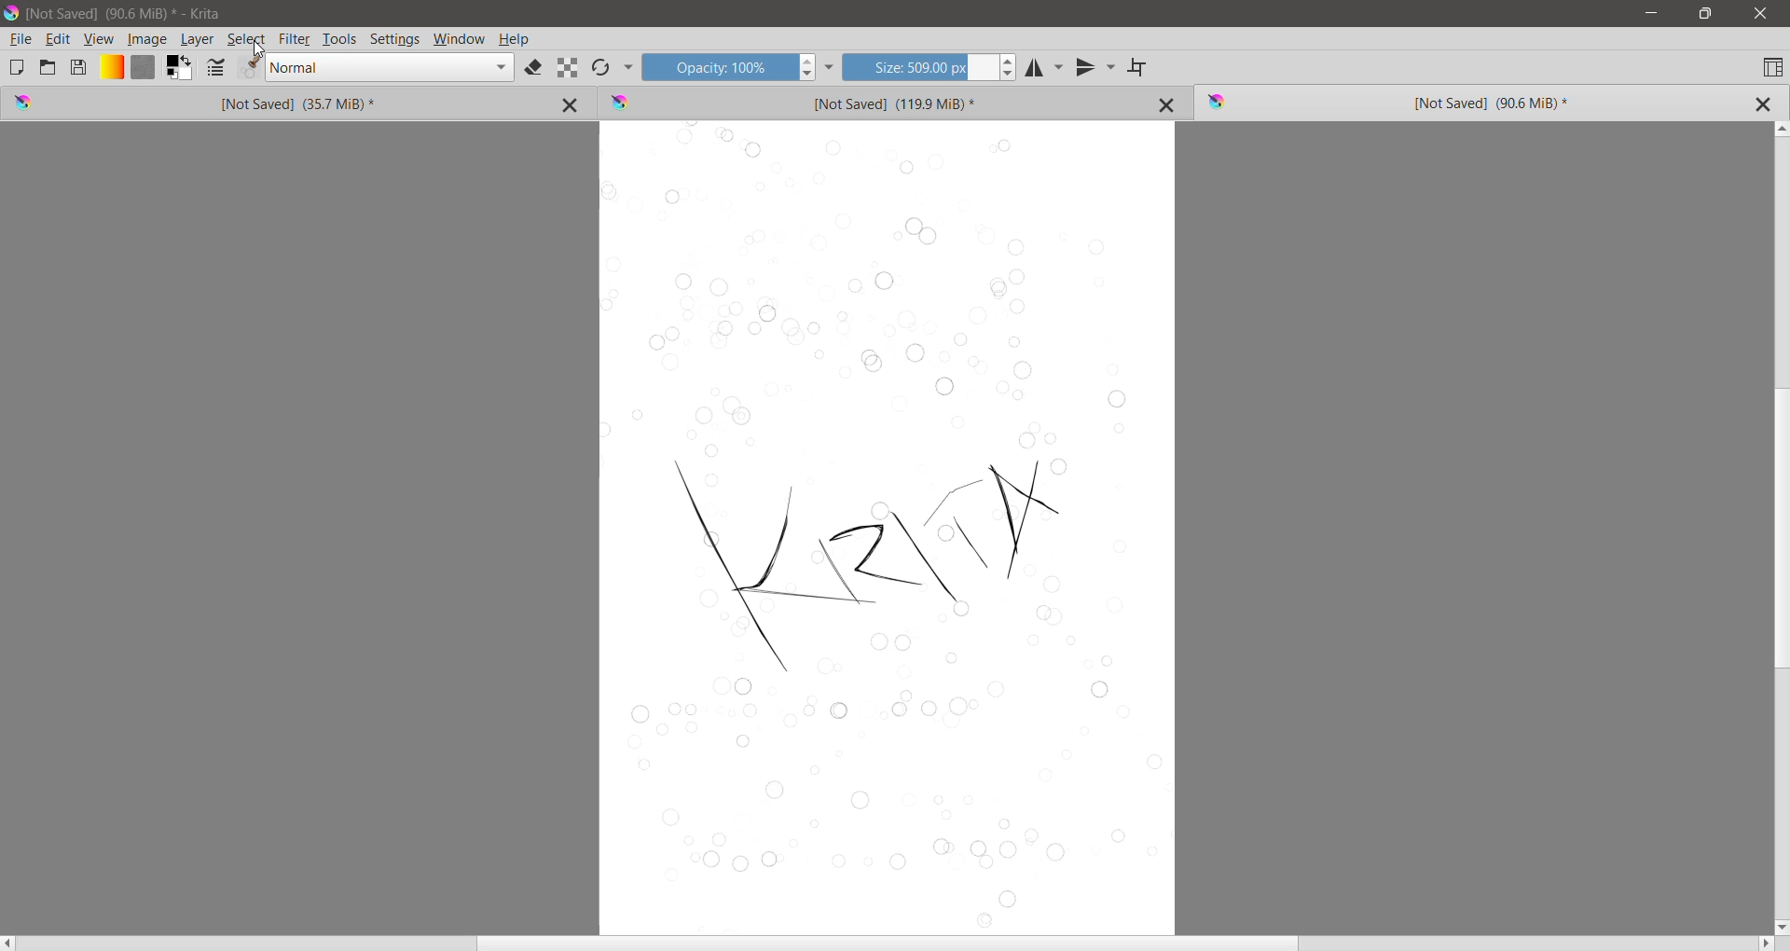  I want to click on Unsaved Image Tab 2, so click(864, 102).